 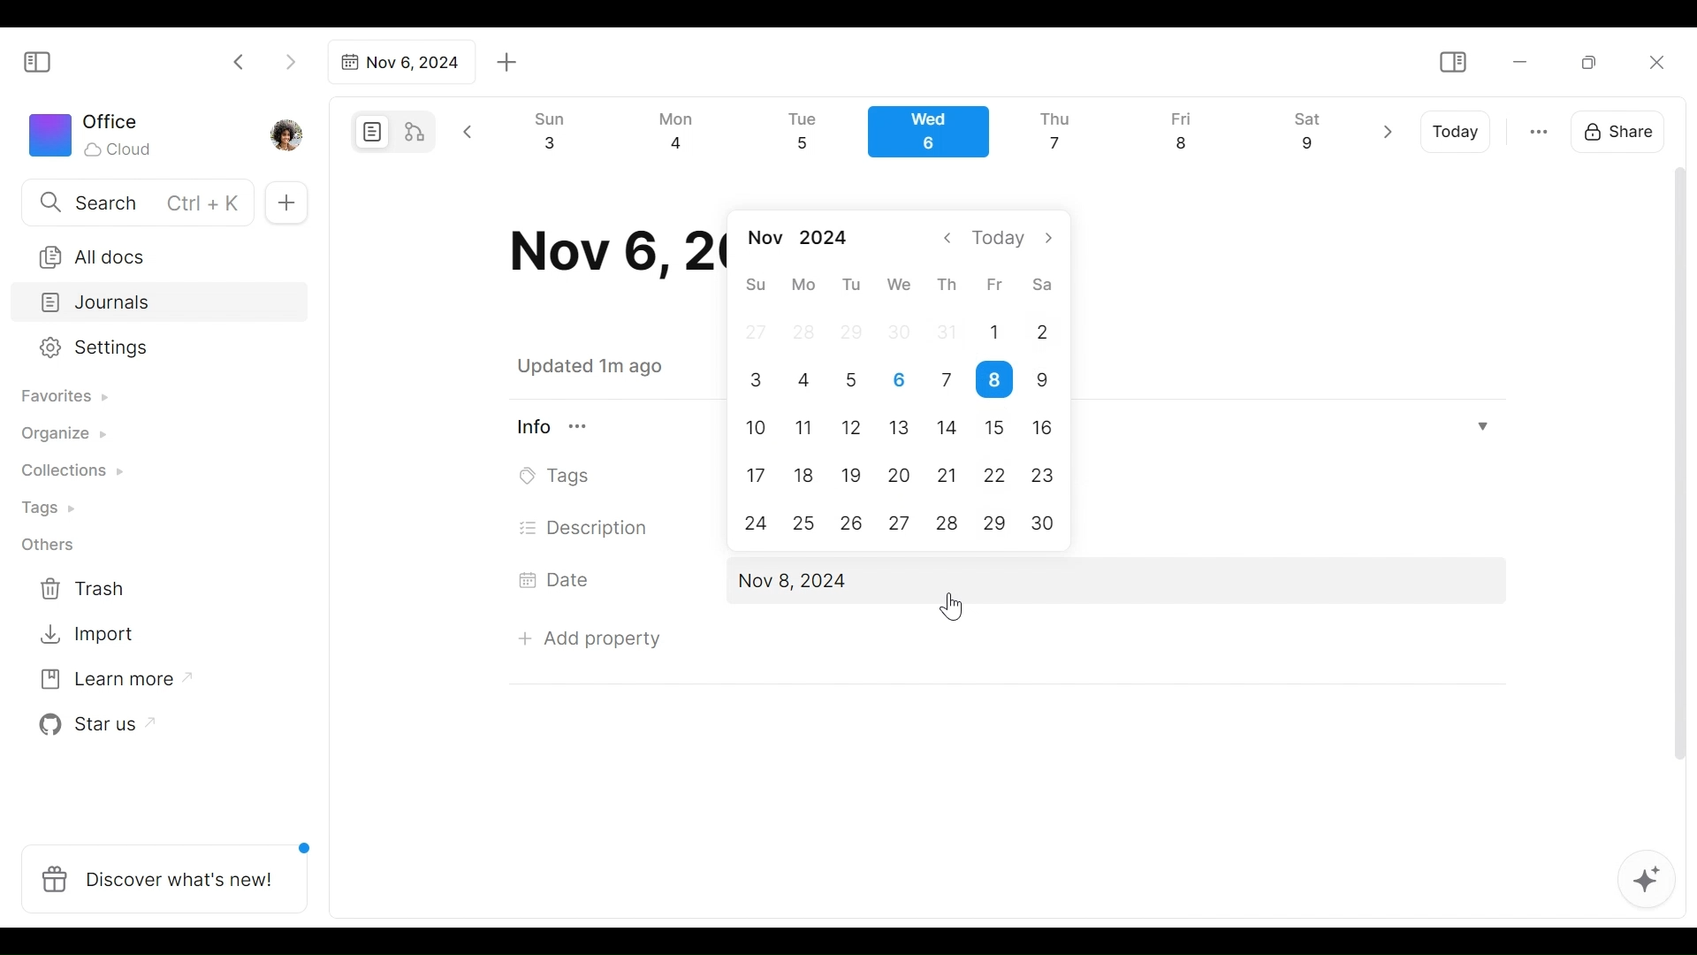 What do you see at coordinates (1647, 882) in the screenshot?
I see `AFFiNE AI` at bounding box center [1647, 882].